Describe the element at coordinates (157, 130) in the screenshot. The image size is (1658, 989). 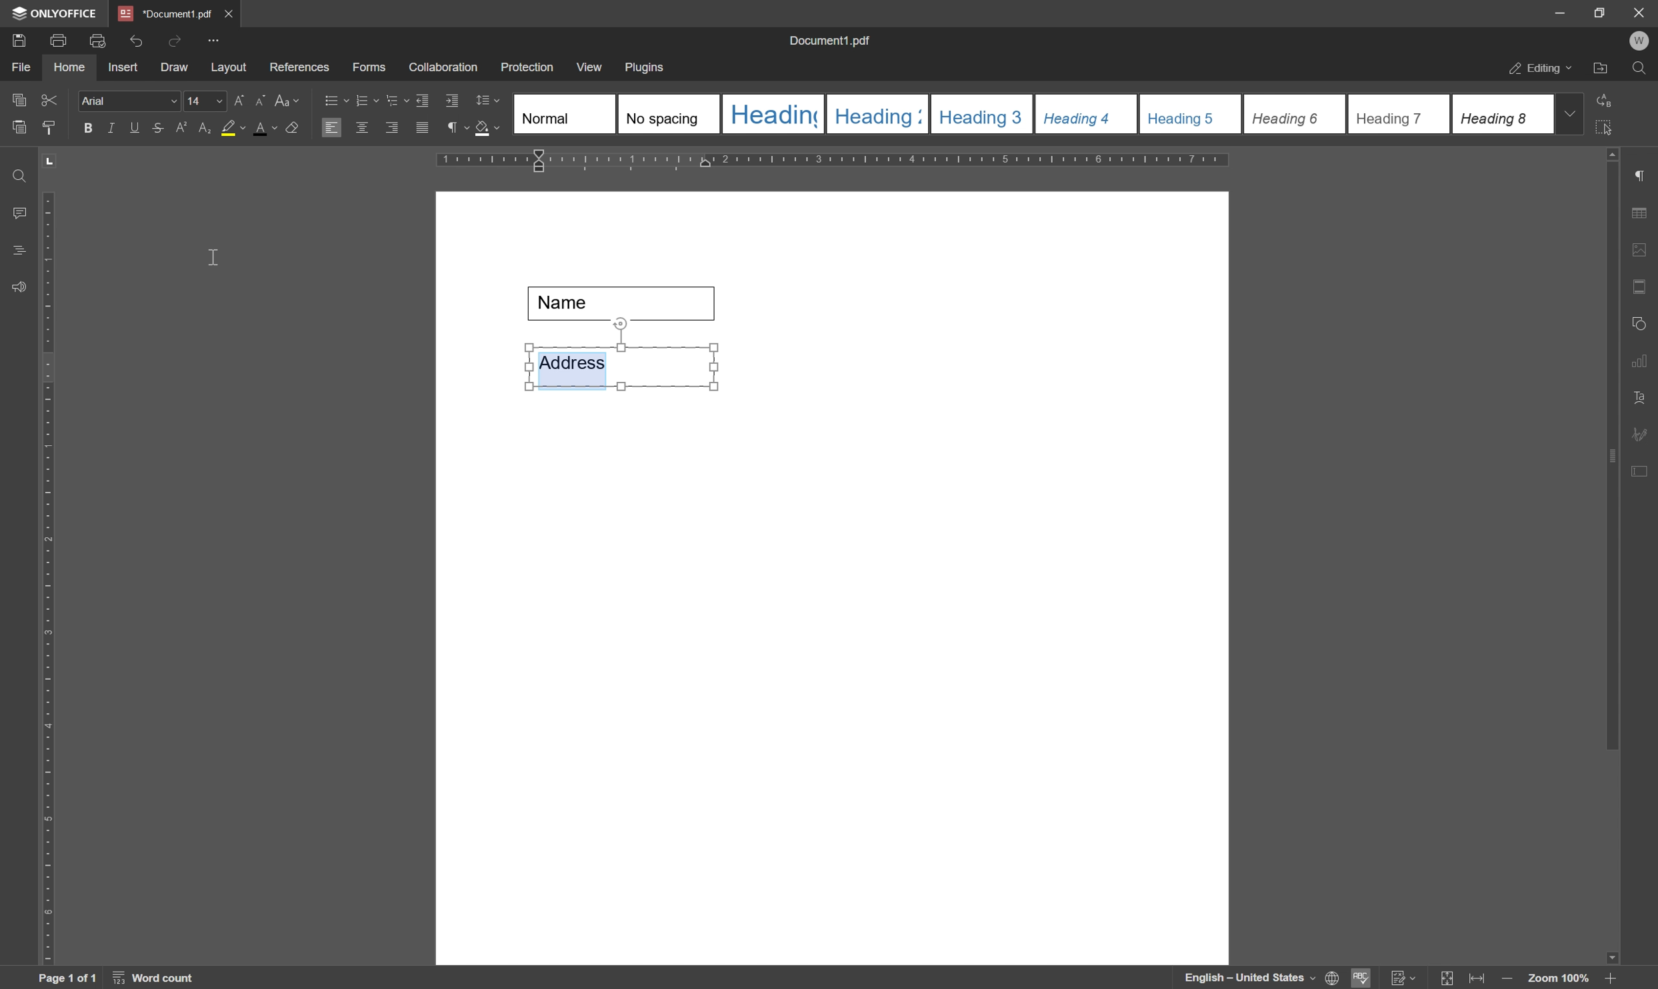
I see `strikethrough` at that location.